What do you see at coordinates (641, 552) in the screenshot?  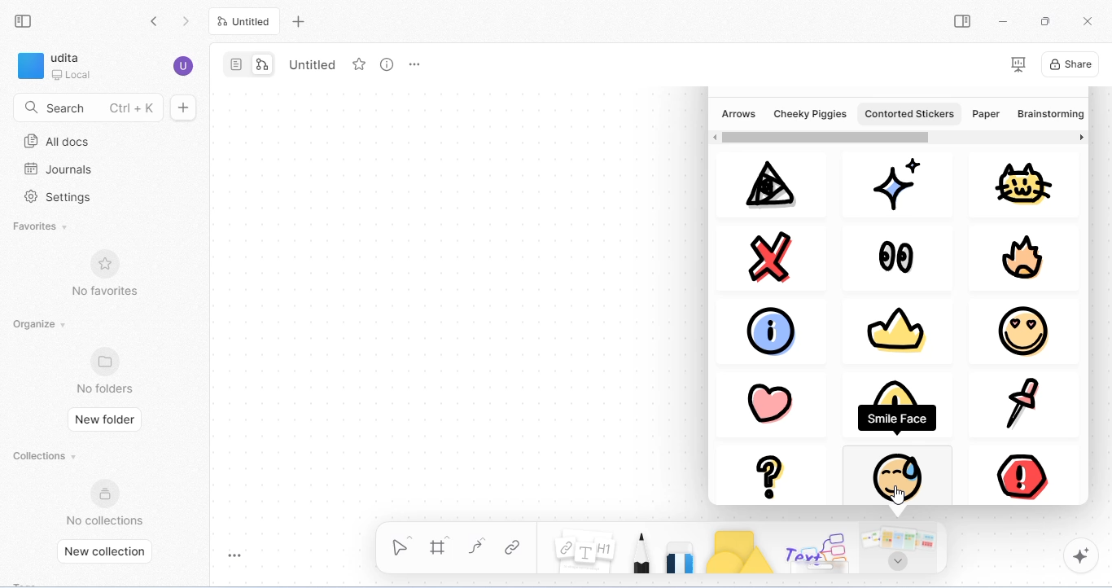 I see `pencil` at bounding box center [641, 552].